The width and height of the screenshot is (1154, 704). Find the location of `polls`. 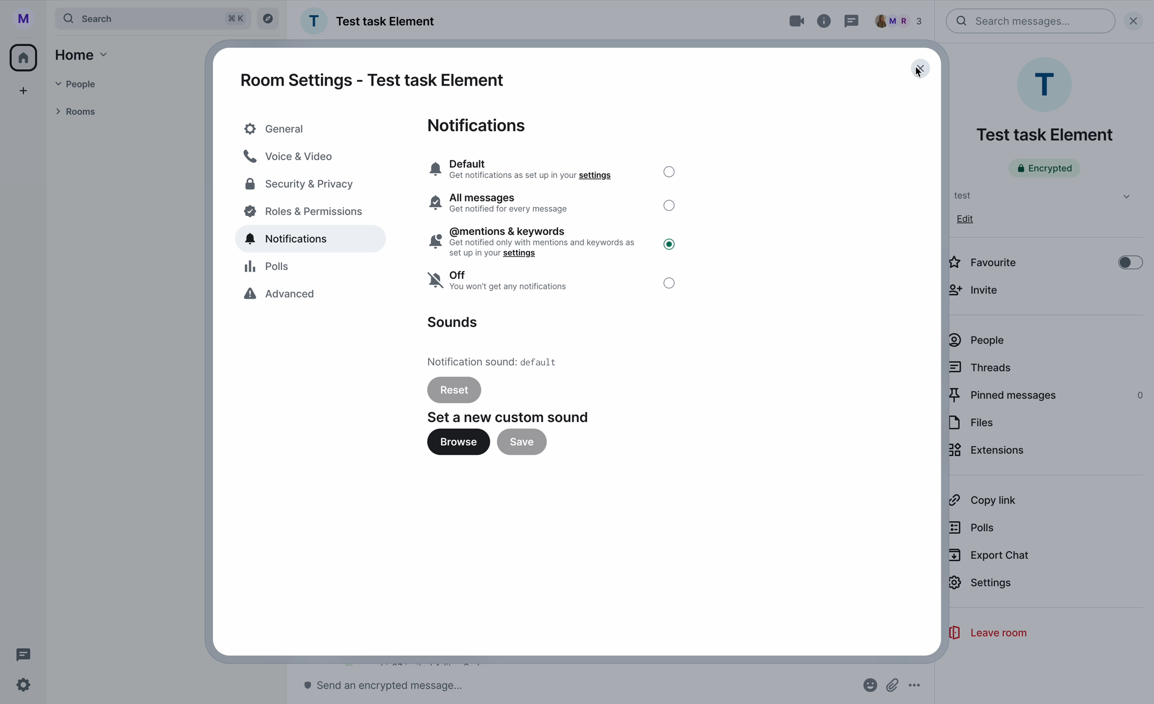

polls is located at coordinates (270, 267).